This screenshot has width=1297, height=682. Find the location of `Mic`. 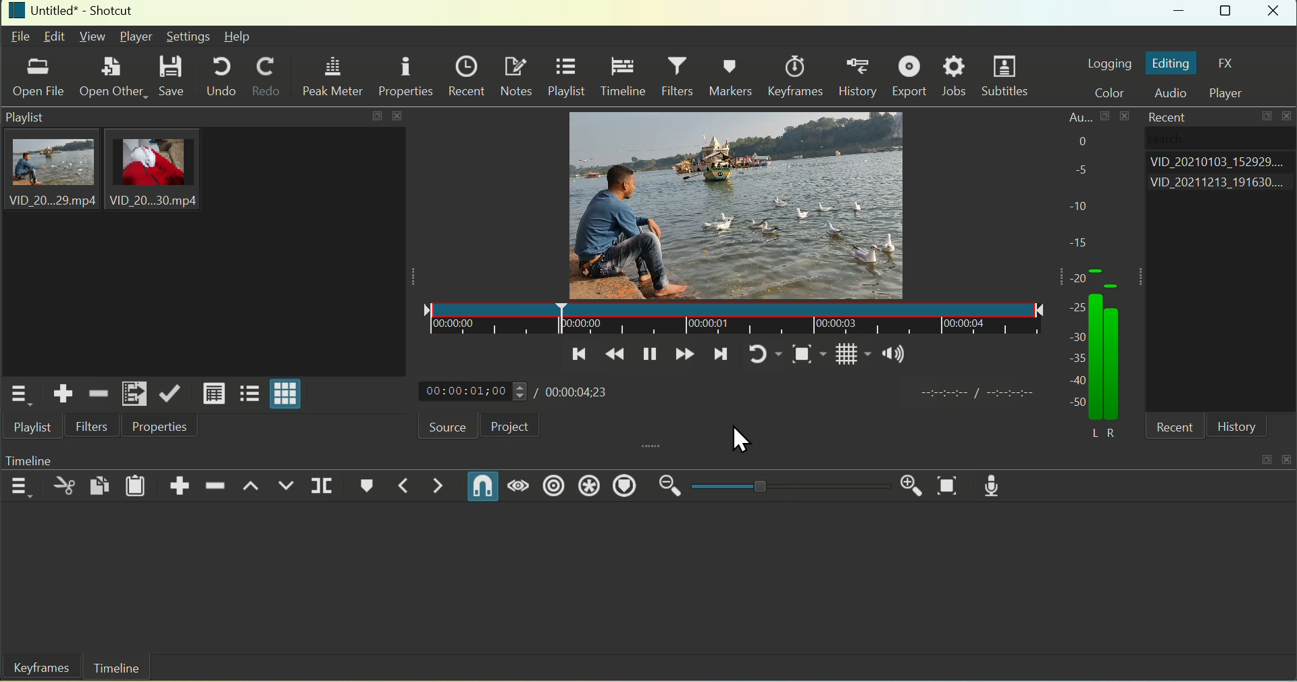

Mic is located at coordinates (998, 485).